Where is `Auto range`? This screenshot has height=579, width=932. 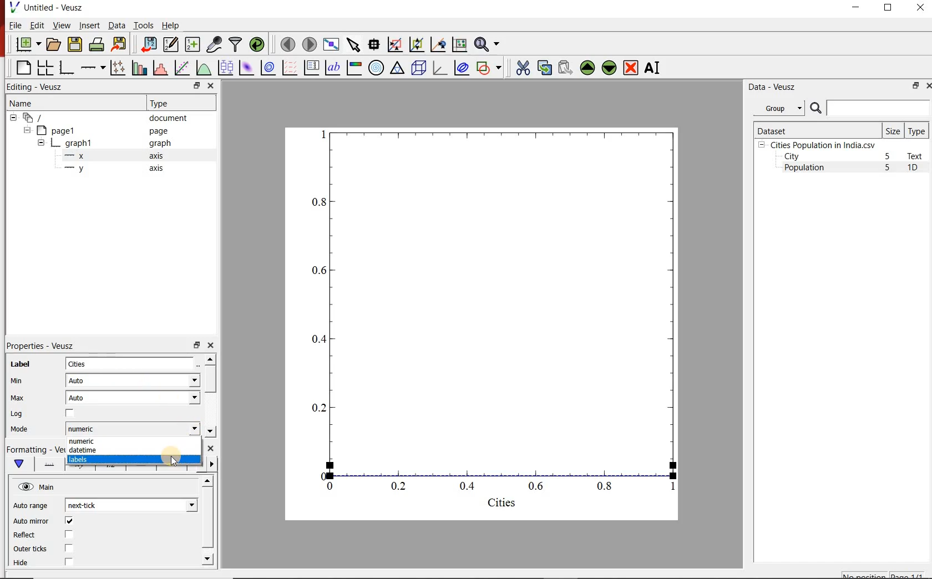
Auto range is located at coordinates (31, 506).